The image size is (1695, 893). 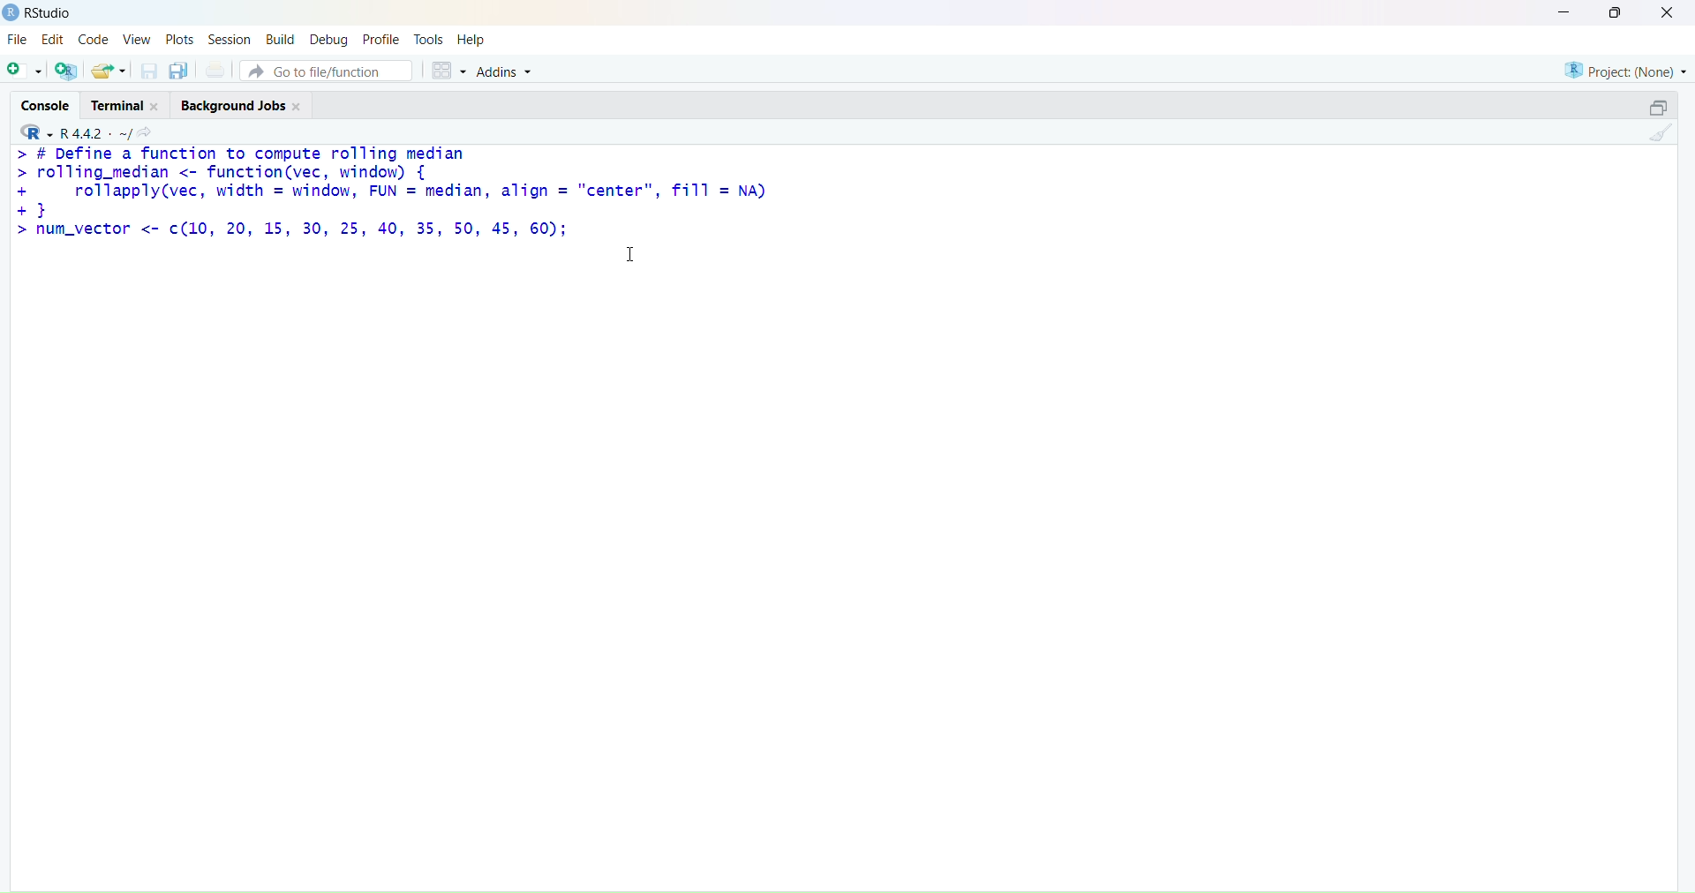 What do you see at coordinates (1668, 11) in the screenshot?
I see `close` at bounding box center [1668, 11].